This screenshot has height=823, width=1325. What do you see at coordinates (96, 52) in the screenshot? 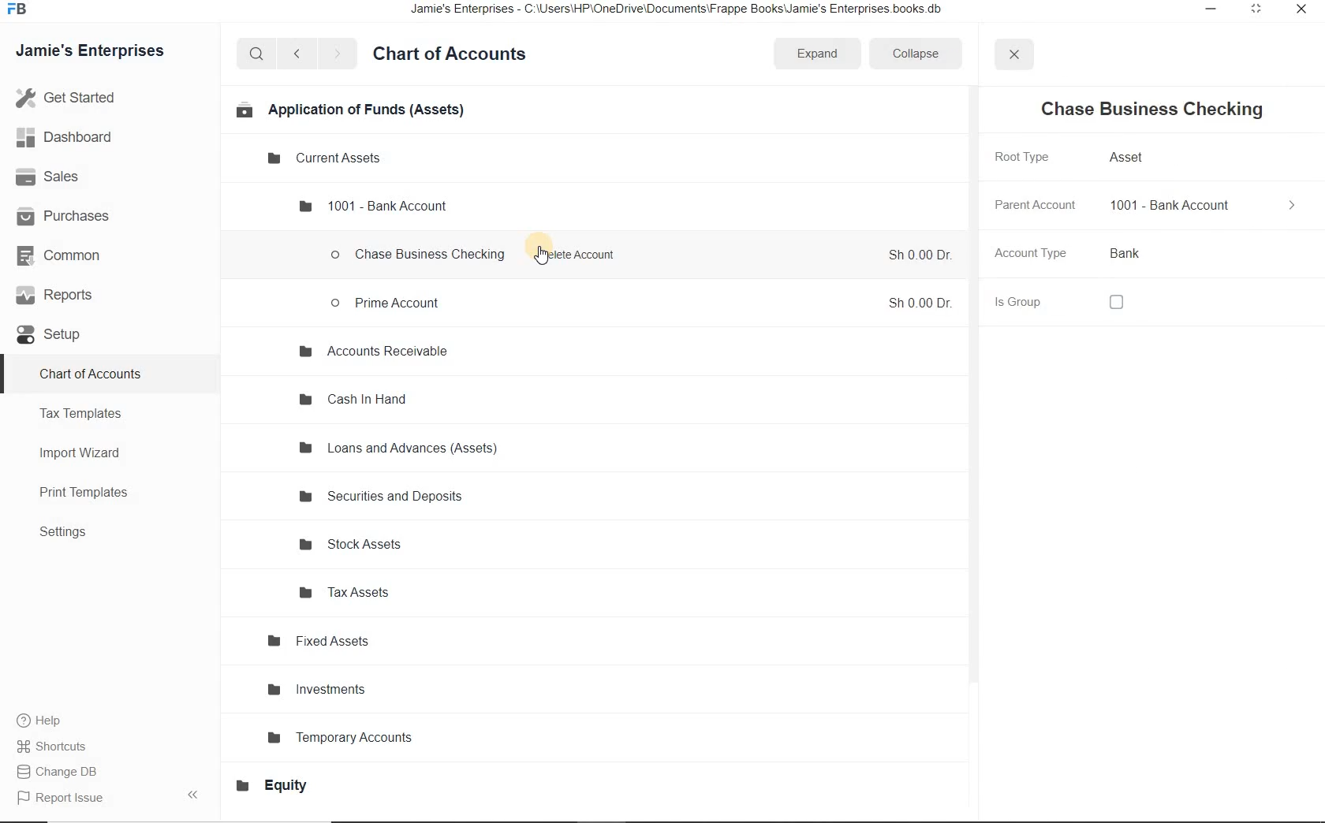
I see `Jamie's Enterprises` at bounding box center [96, 52].